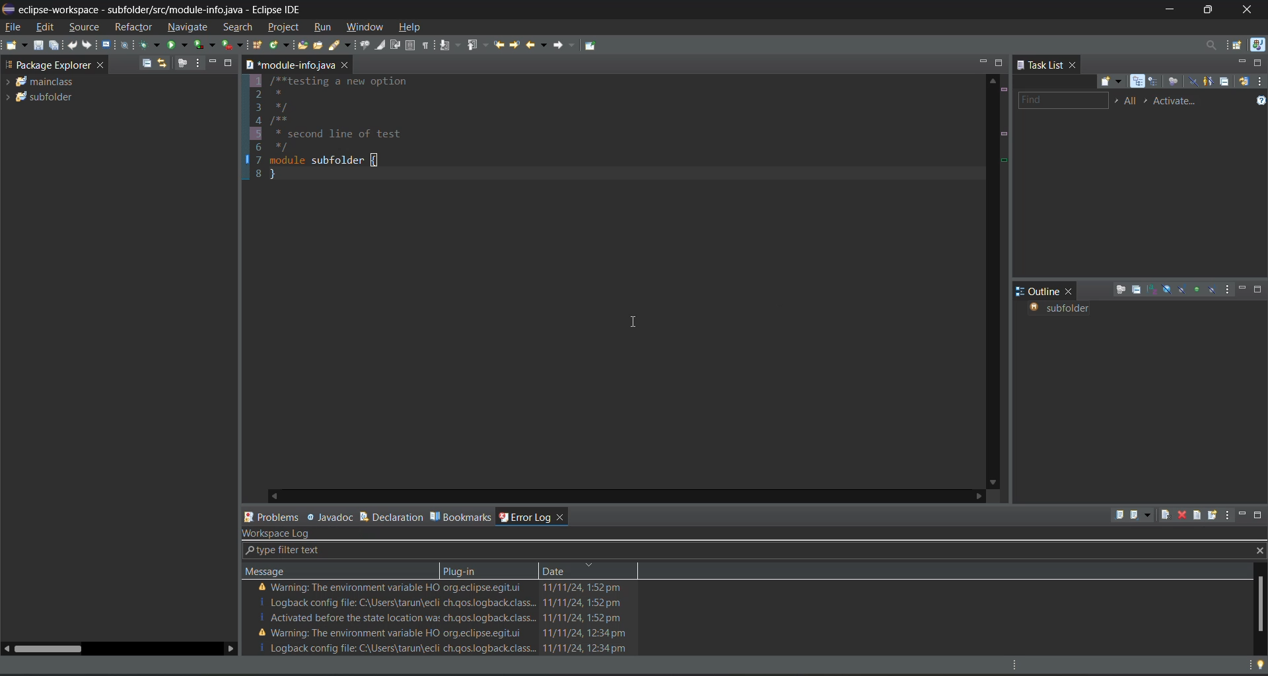 The height and width of the screenshot is (676, 1268). I want to click on show only my tasks, so click(1209, 82).